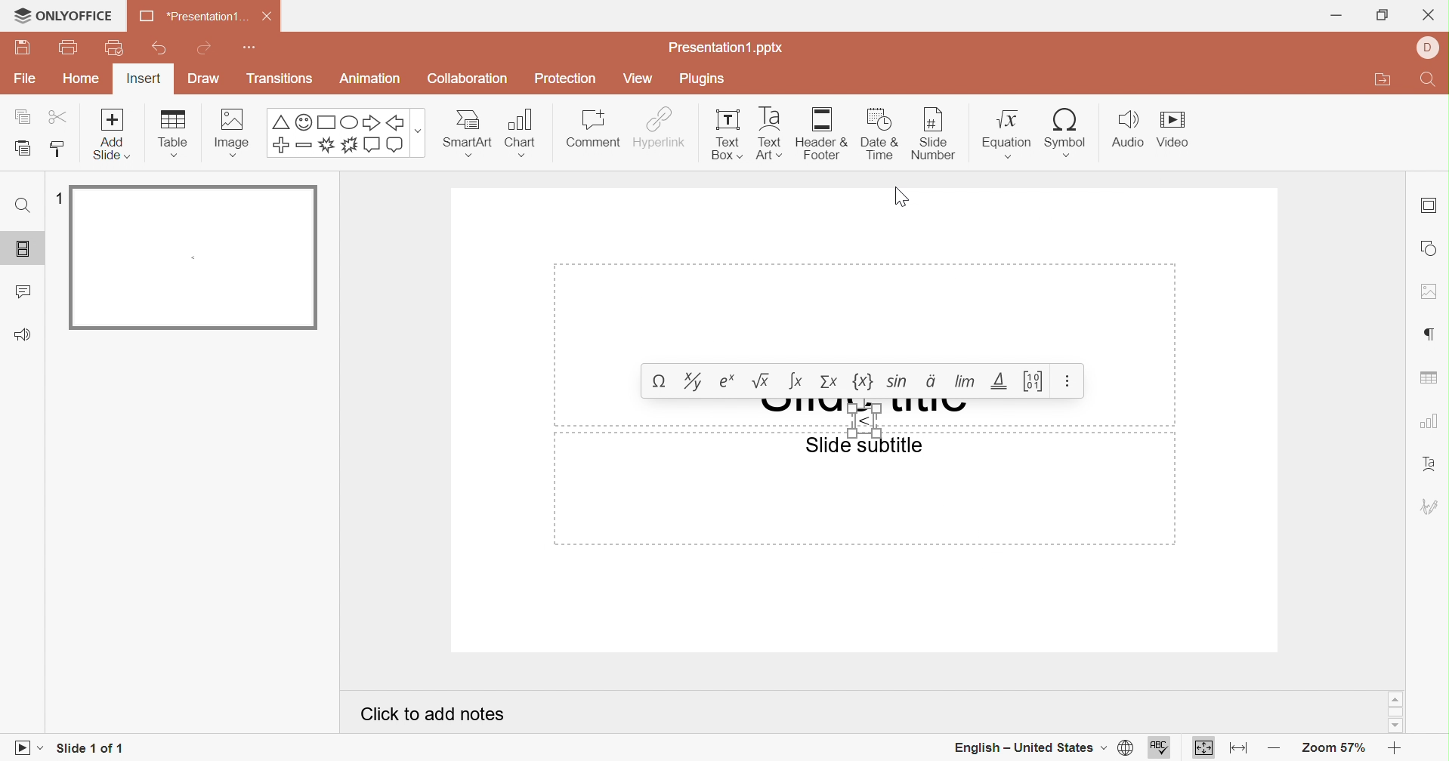 The width and height of the screenshot is (1449, 761). Describe the element at coordinates (1067, 133) in the screenshot. I see `Symbol` at that location.